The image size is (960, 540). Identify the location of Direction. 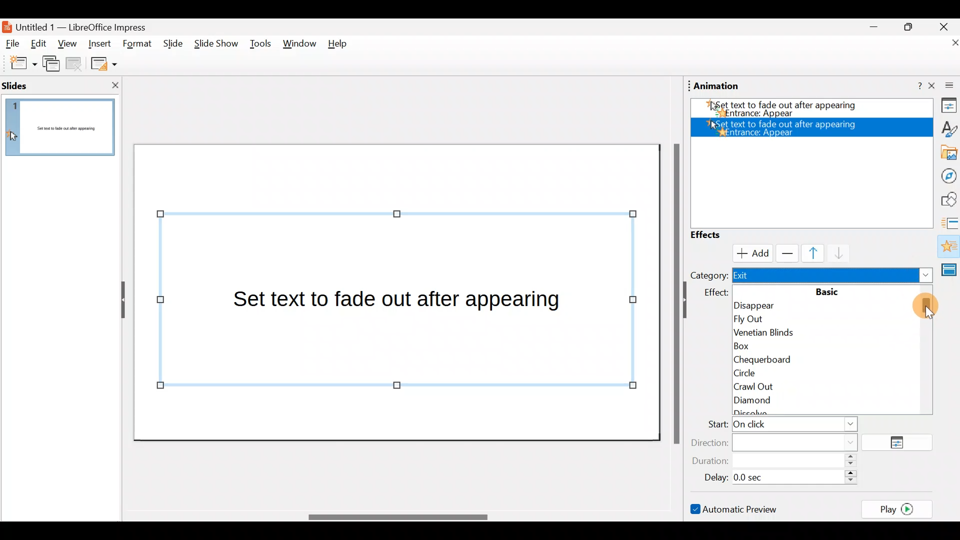
(780, 441).